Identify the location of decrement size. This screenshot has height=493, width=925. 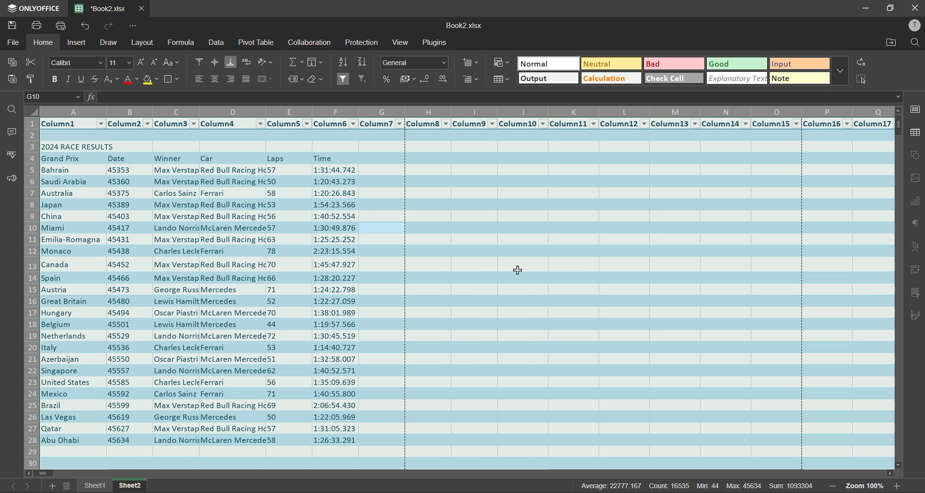
(154, 63).